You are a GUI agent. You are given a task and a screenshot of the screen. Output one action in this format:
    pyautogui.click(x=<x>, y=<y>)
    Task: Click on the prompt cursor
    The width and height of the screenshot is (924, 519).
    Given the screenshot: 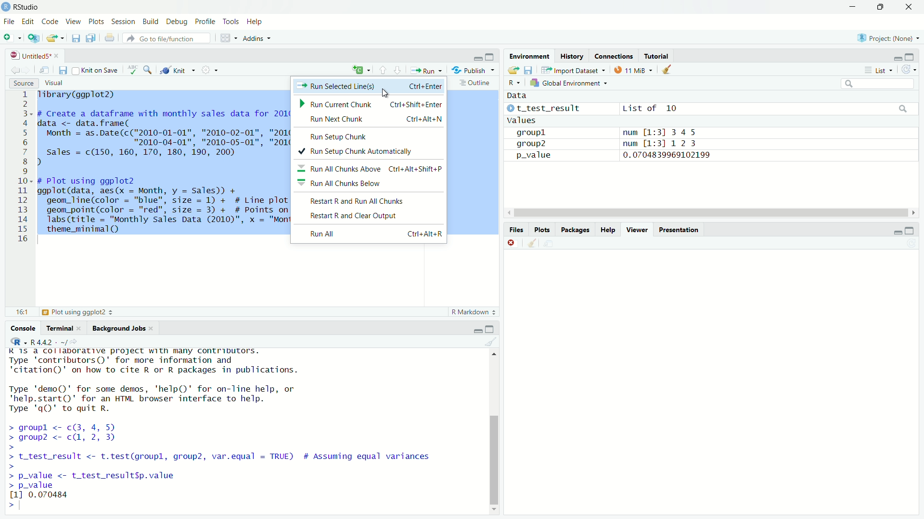 What is the action you would take?
    pyautogui.click(x=16, y=505)
    